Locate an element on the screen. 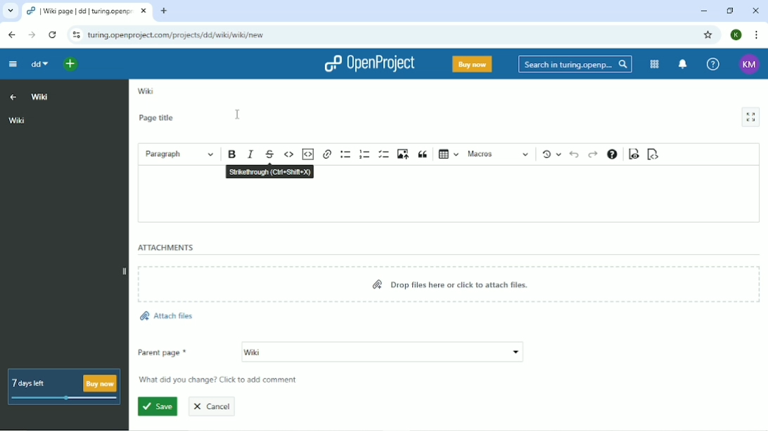 The width and height of the screenshot is (768, 431). Numbered list is located at coordinates (365, 154).